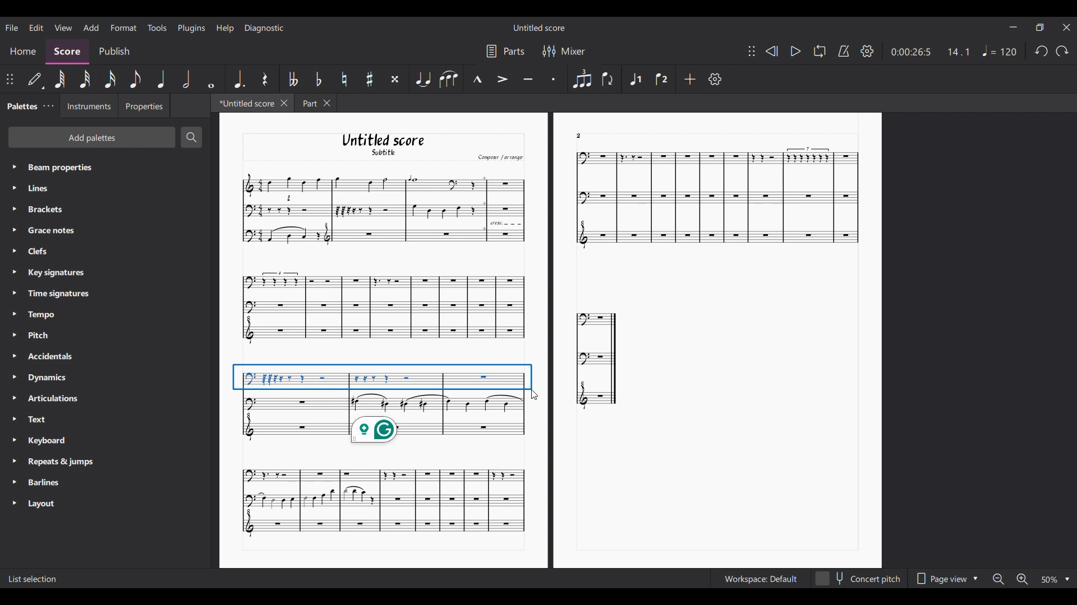  Describe the element at coordinates (506, 51) in the screenshot. I see `Parts settings` at that location.